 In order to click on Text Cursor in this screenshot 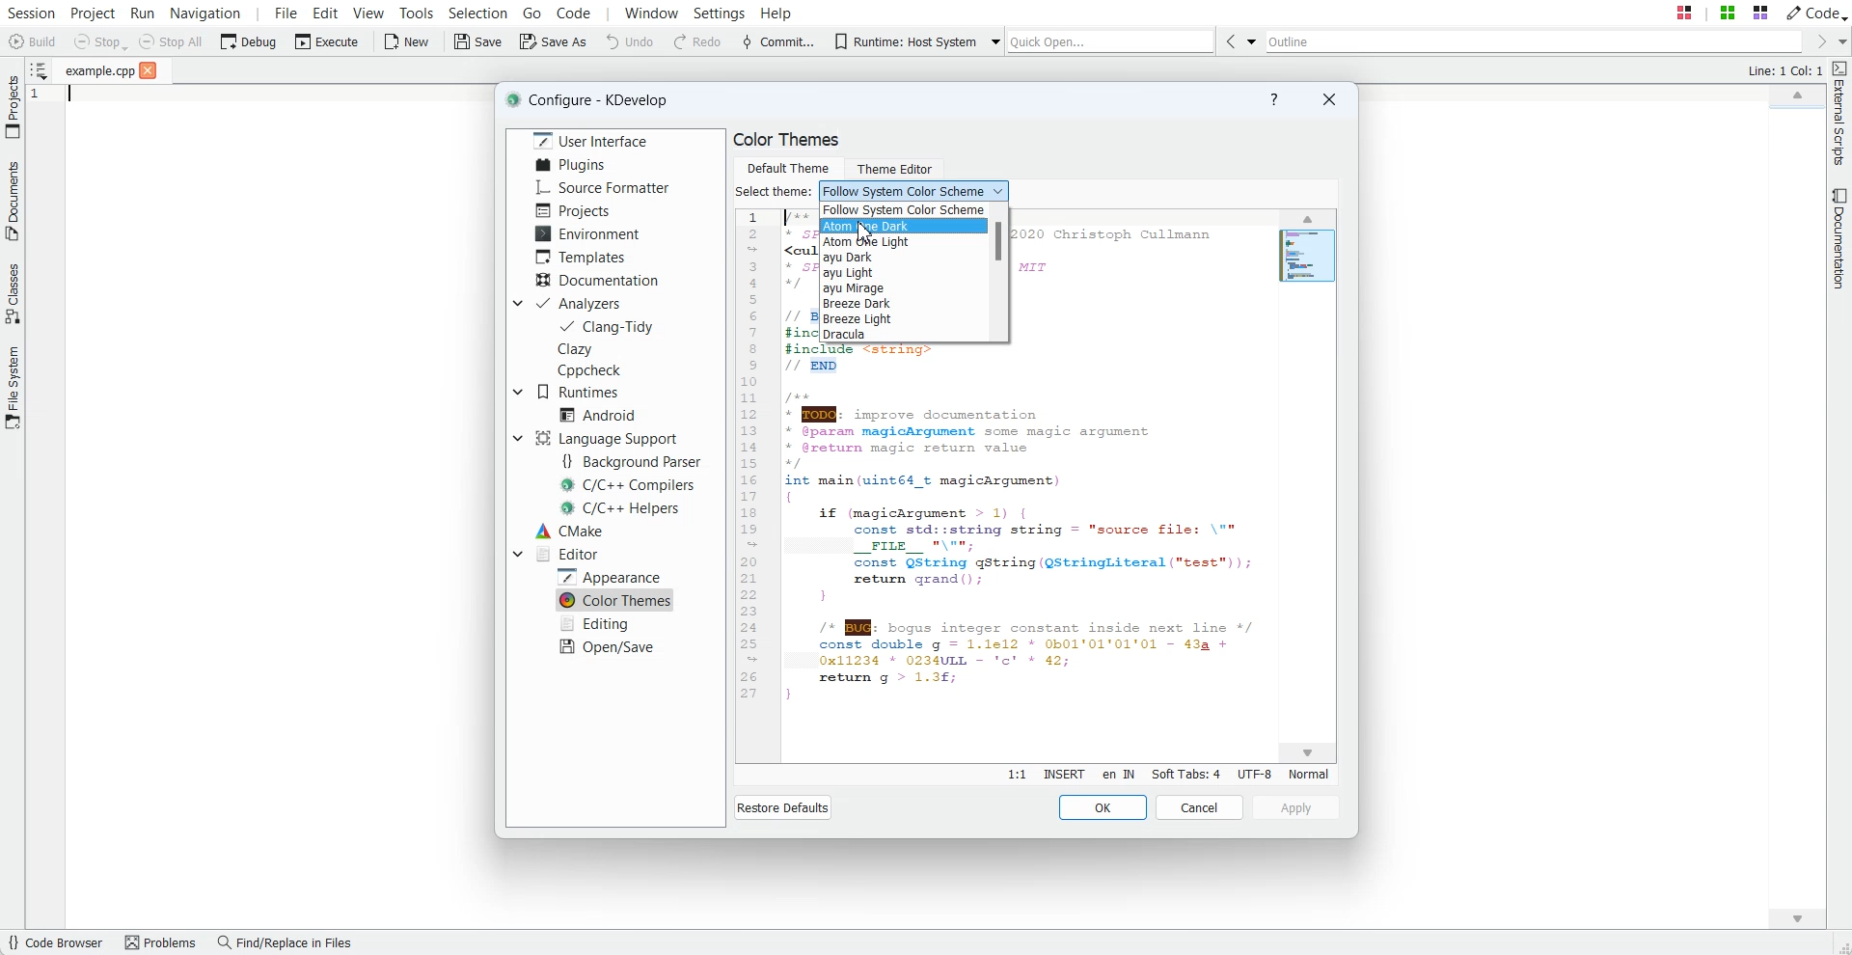, I will do `click(67, 99)`.